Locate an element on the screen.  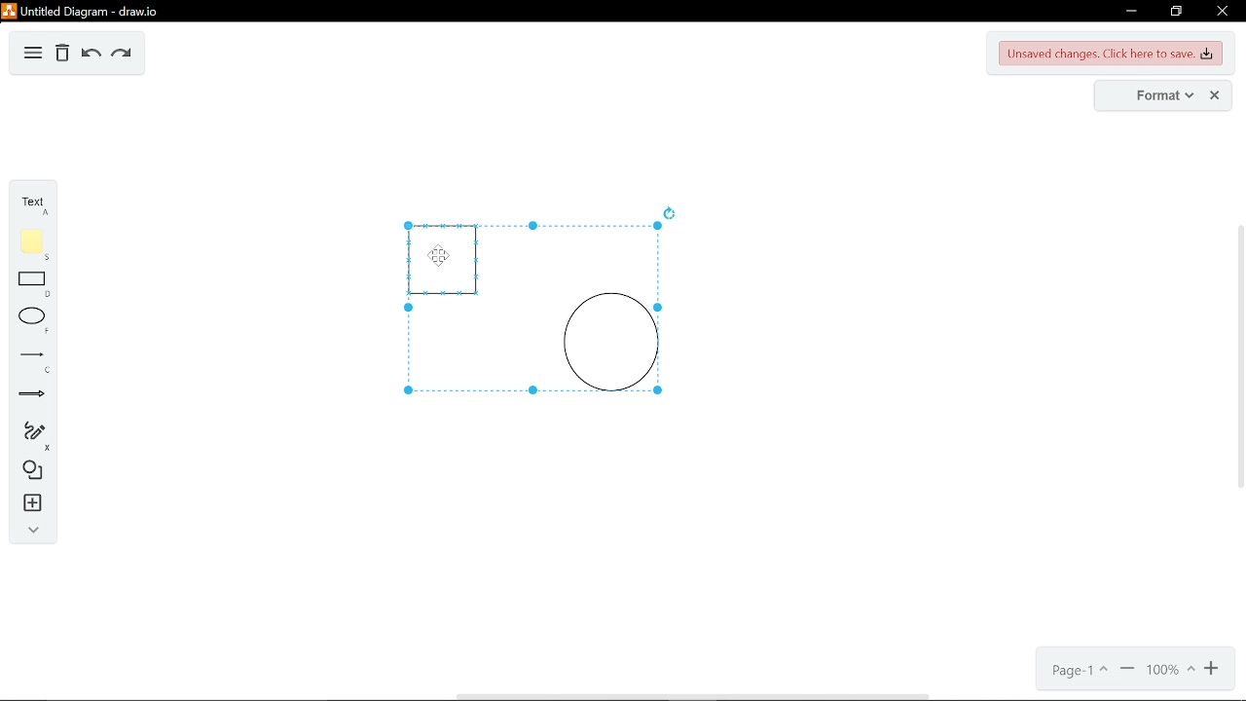
freehand is located at coordinates (30, 436).